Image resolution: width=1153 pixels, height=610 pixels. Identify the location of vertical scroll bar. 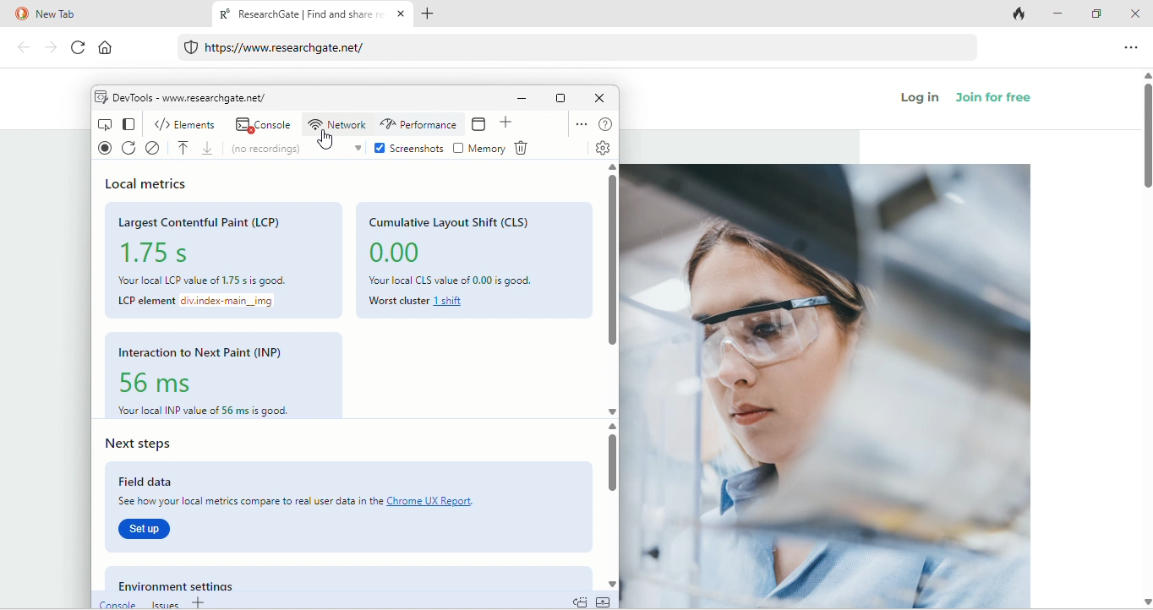
(1145, 139).